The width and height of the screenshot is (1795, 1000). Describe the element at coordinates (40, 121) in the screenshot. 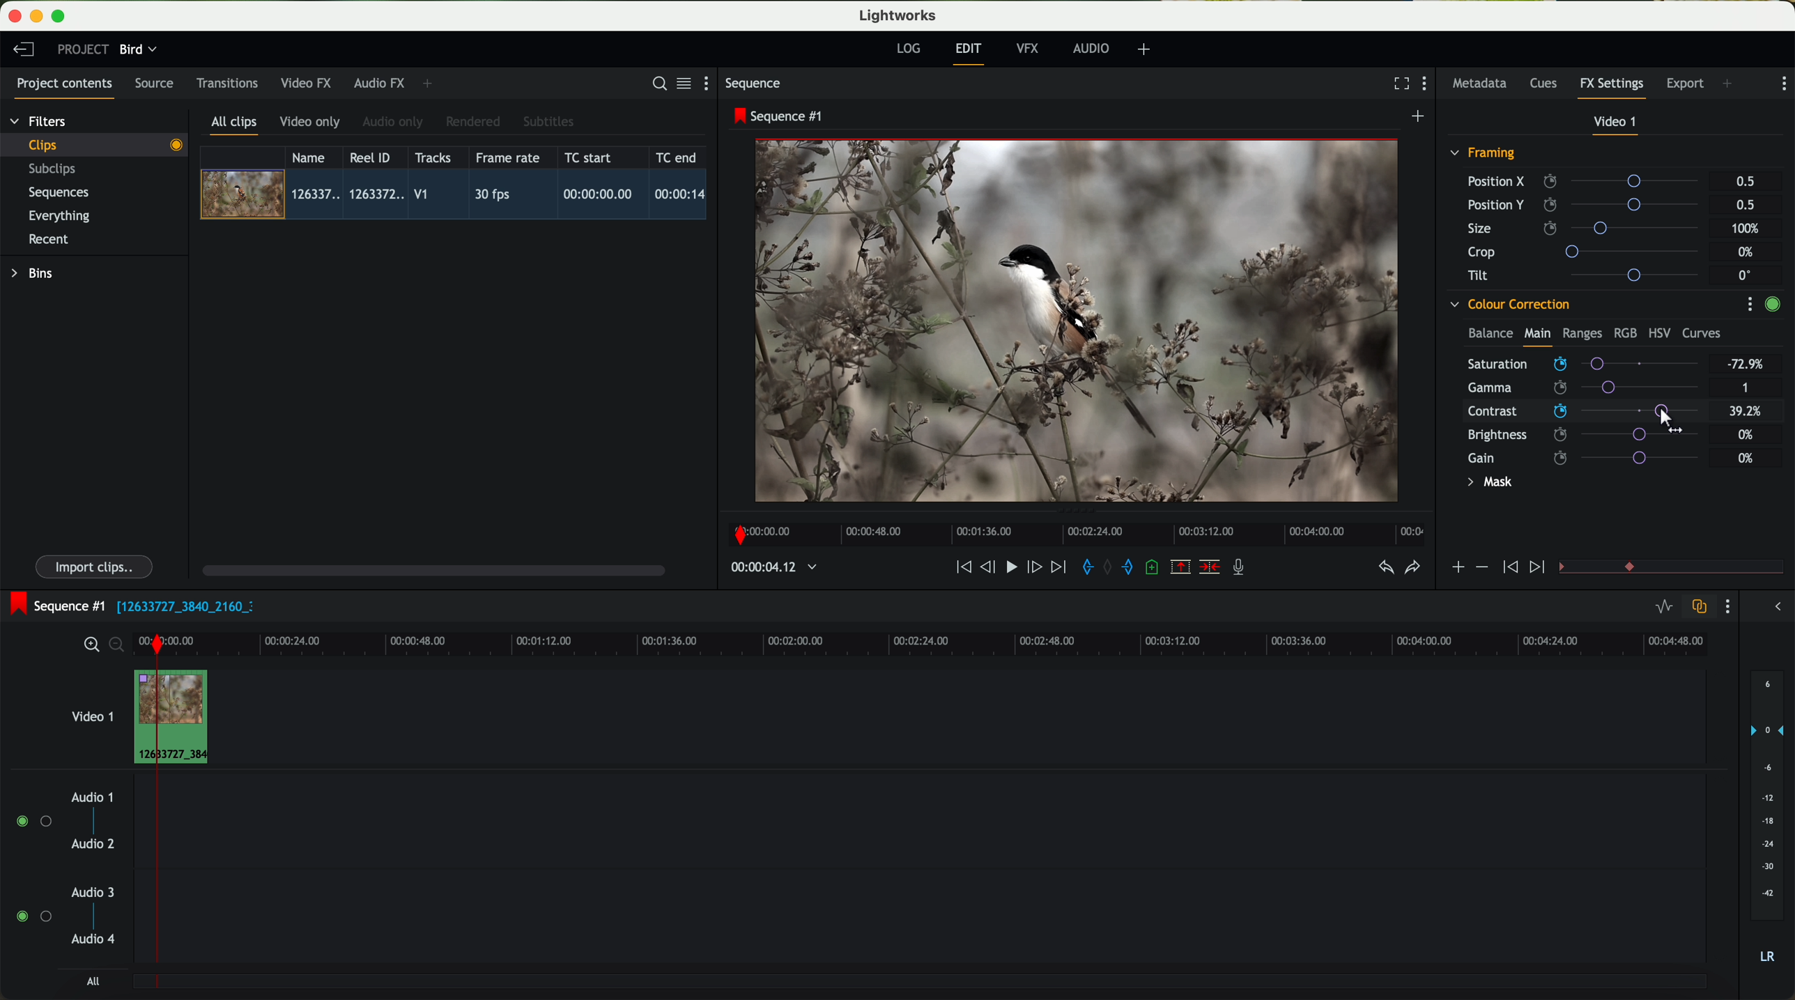

I see `filters` at that location.